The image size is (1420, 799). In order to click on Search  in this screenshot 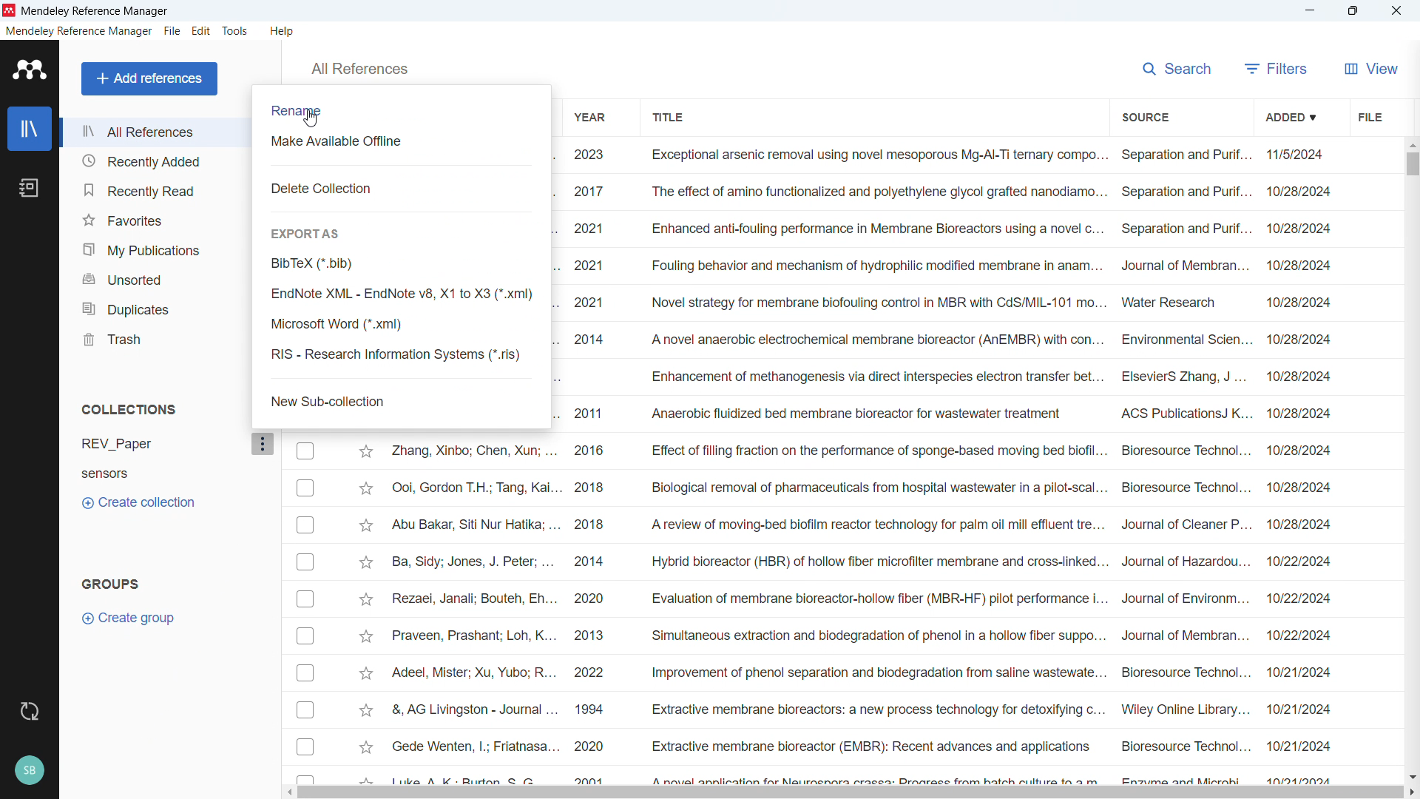, I will do `click(1177, 67)`.